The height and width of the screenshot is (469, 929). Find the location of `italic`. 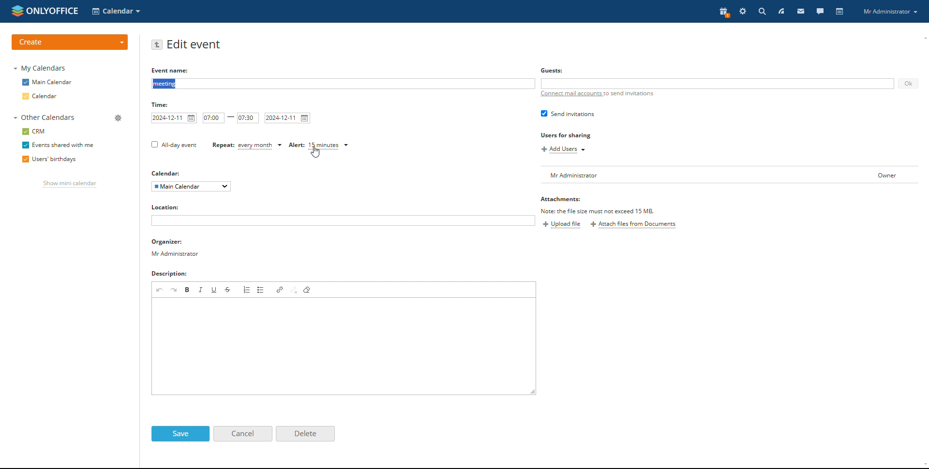

italic is located at coordinates (201, 290).